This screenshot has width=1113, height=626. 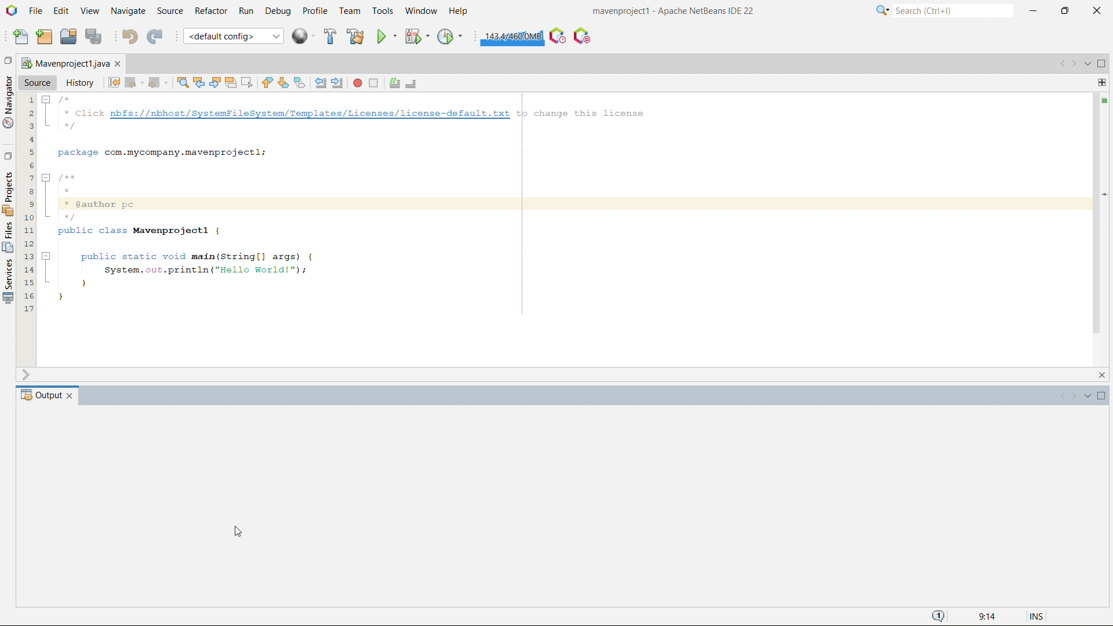 What do you see at coordinates (412, 84) in the screenshot?
I see `uncomment` at bounding box center [412, 84].